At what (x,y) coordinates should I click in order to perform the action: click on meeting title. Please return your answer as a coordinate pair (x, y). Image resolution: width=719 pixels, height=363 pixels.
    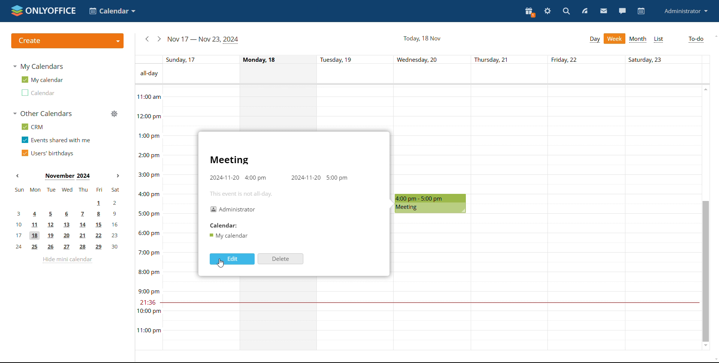
    Looking at the image, I should click on (229, 161).